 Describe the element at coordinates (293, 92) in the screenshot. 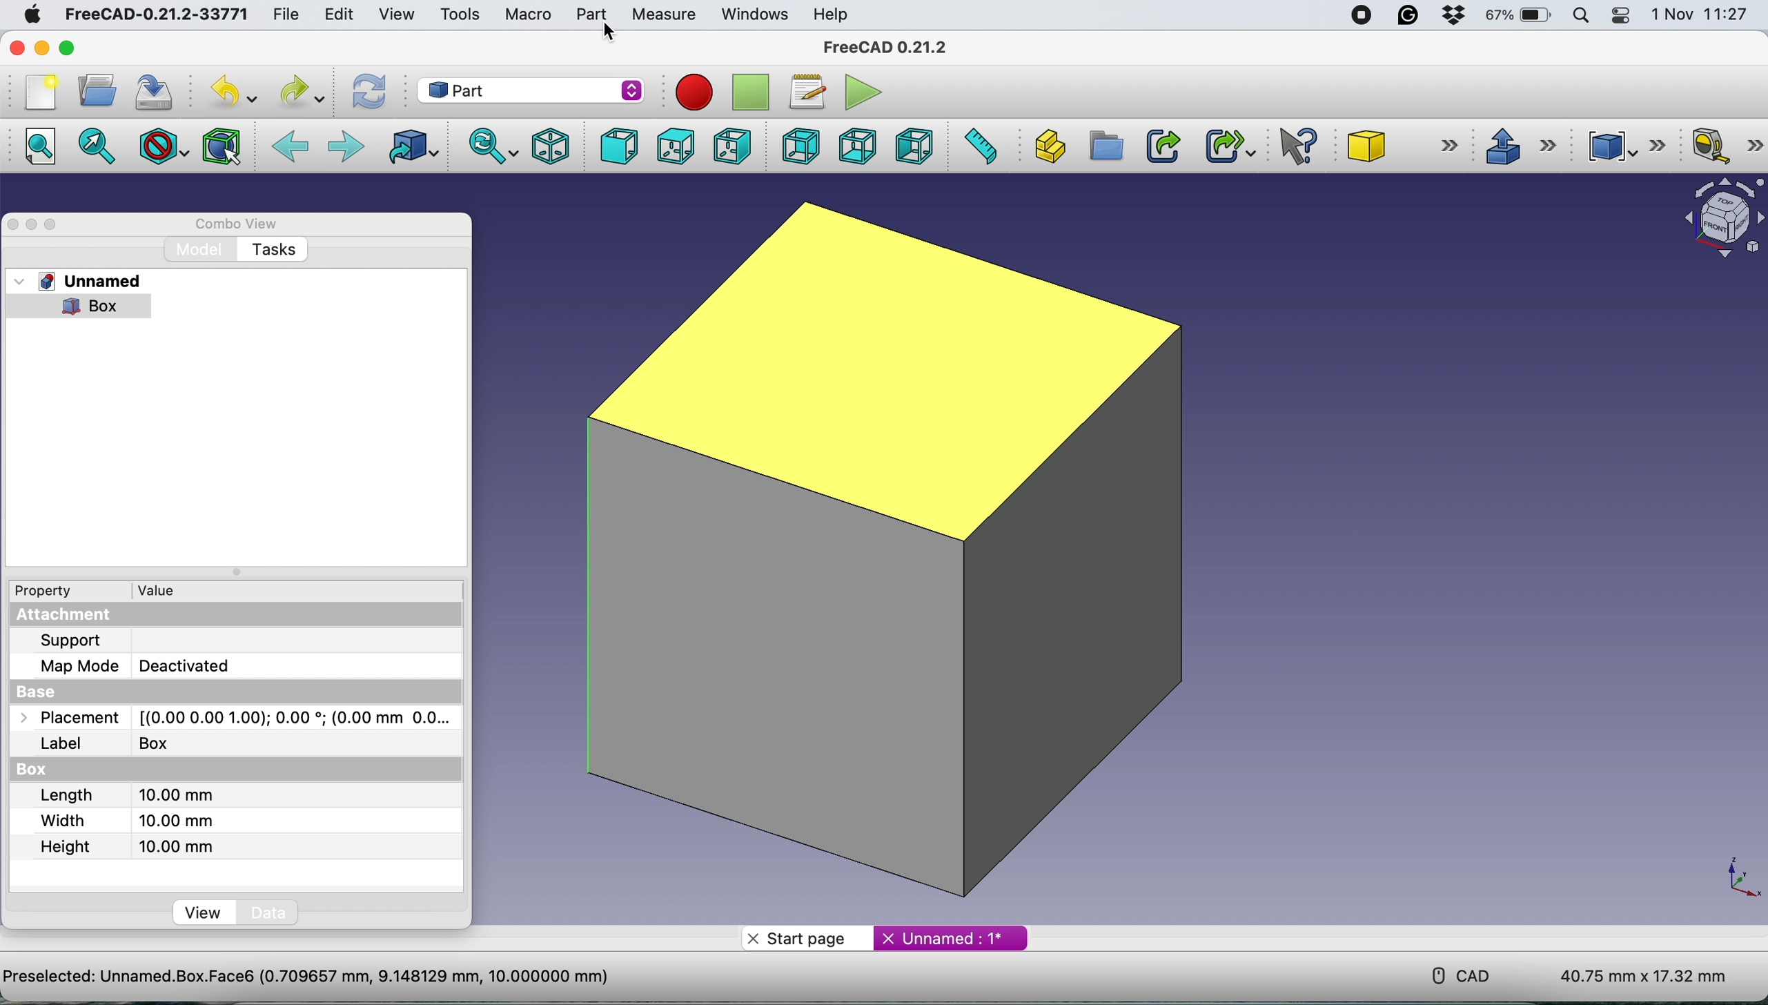

I see `redo` at that location.